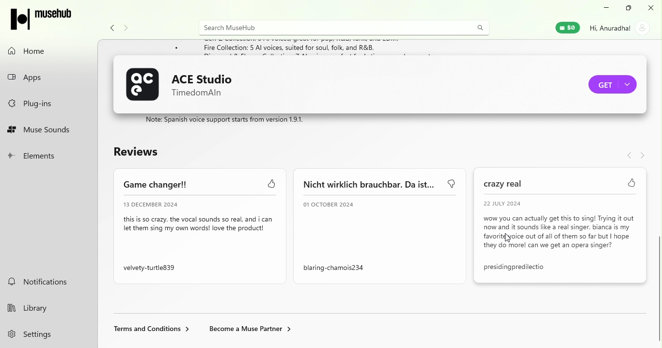  What do you see at coordinates (39, 308) in the screenshot?
I see `library` at bounding box center [39, 308].